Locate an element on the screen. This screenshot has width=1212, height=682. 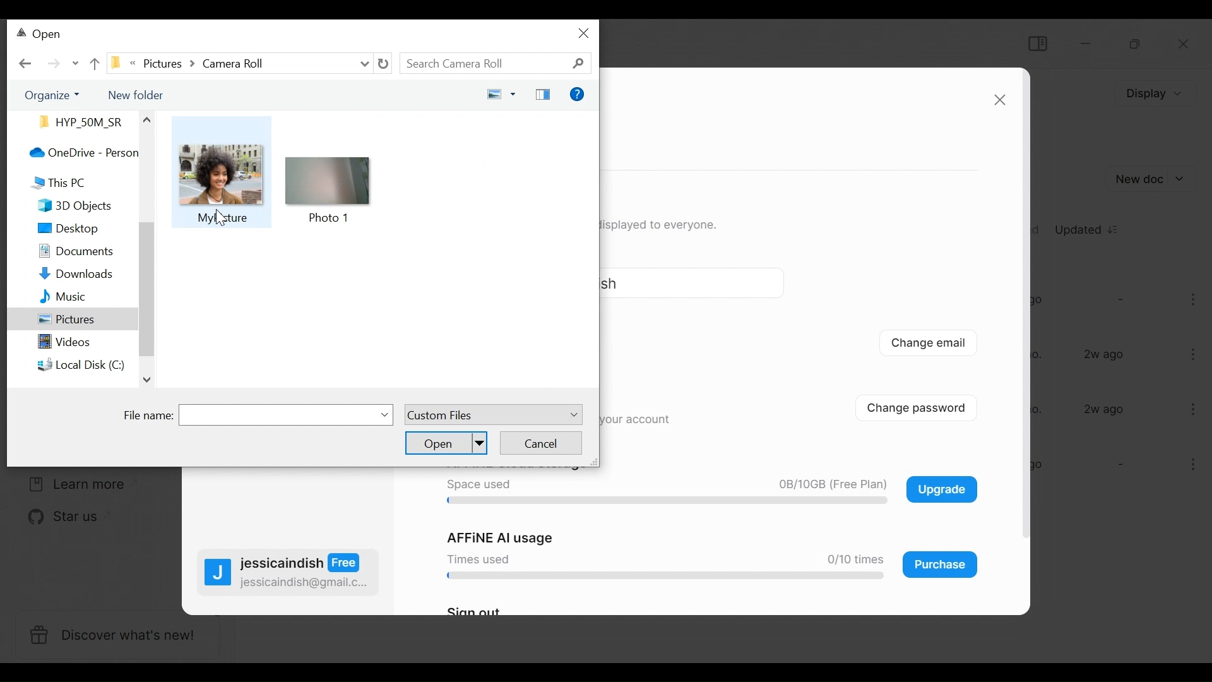
0B/10GB (Free Plan) is located at coordinates (828, 485).